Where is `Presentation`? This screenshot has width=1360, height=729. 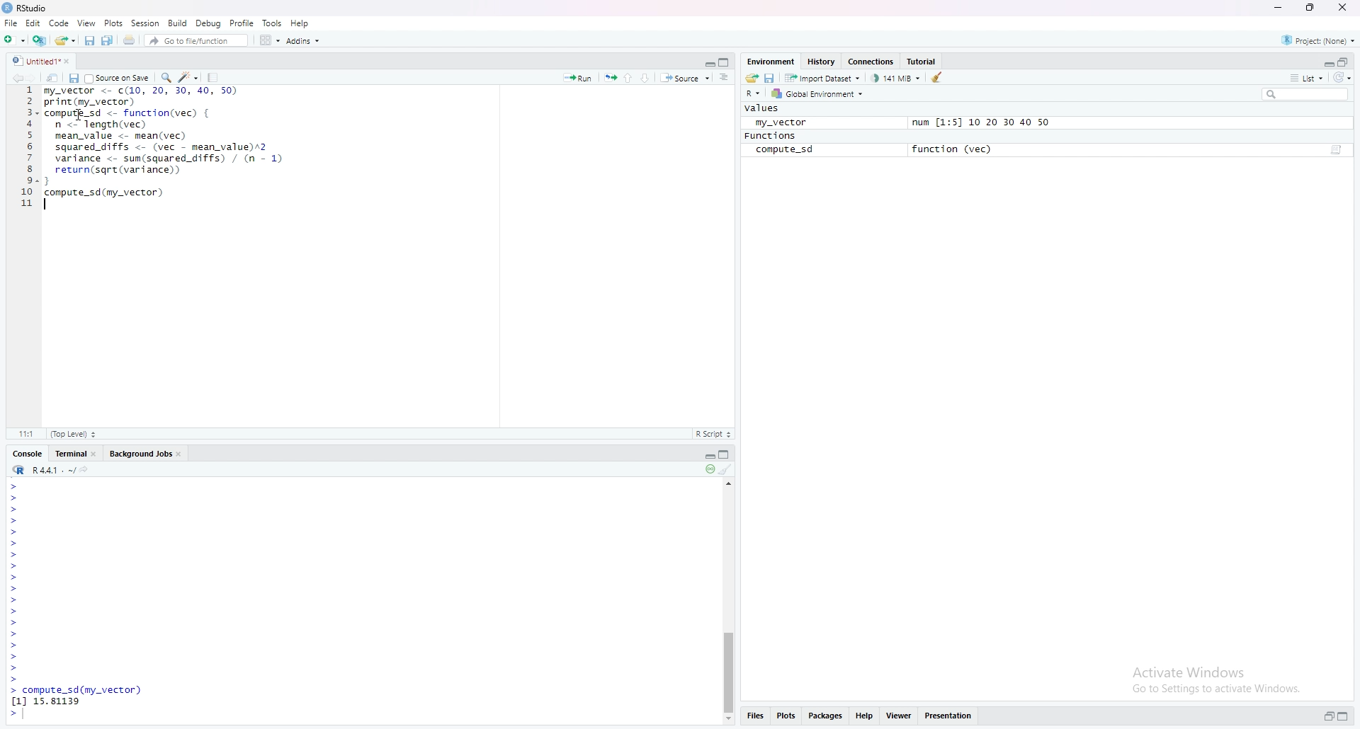 Presentation is located at coordinates (948, 715).